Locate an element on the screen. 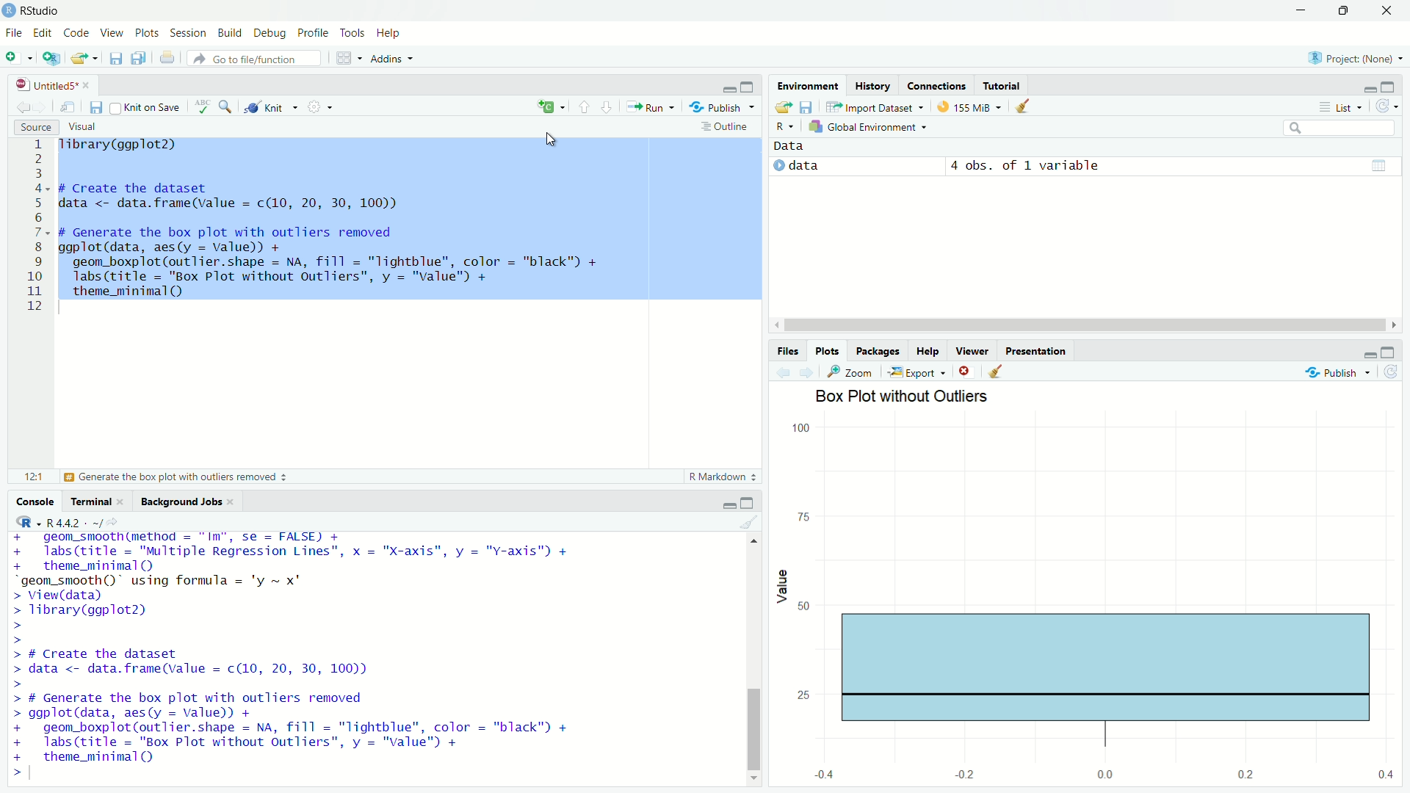  Edit is located at coordinates (43, 32).